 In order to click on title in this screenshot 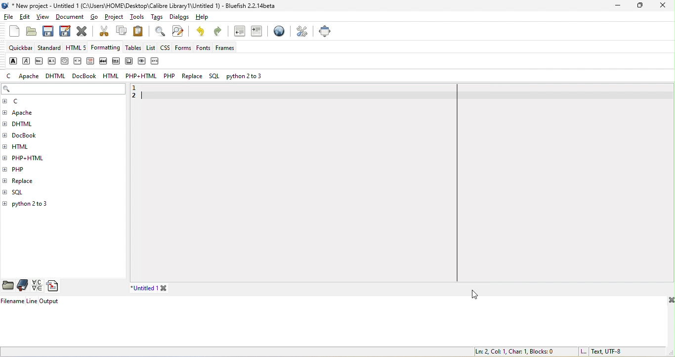, I will do `click(139, 6)`.